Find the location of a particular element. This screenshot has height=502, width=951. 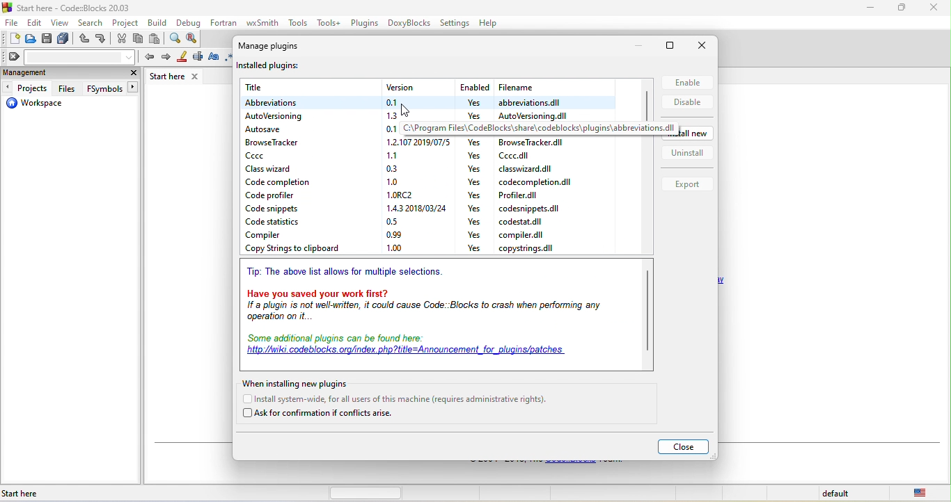

code statistics is located at coordinates (284, 222).